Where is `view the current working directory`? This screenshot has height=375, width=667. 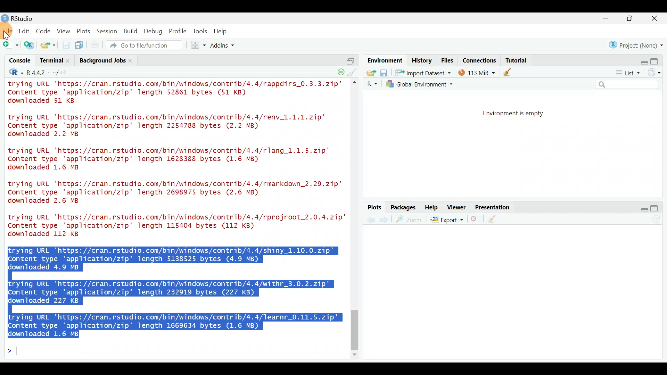 view the current working directory is located at coordinates (66, 72).